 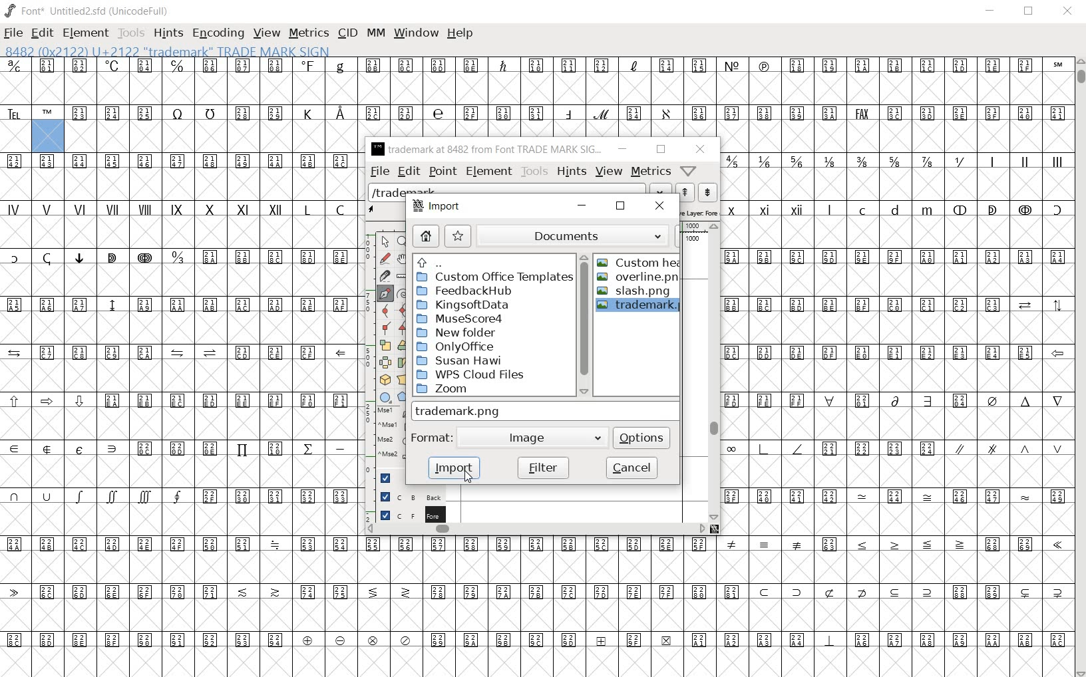 I want to click on trademark, so click(x=639, y=305).